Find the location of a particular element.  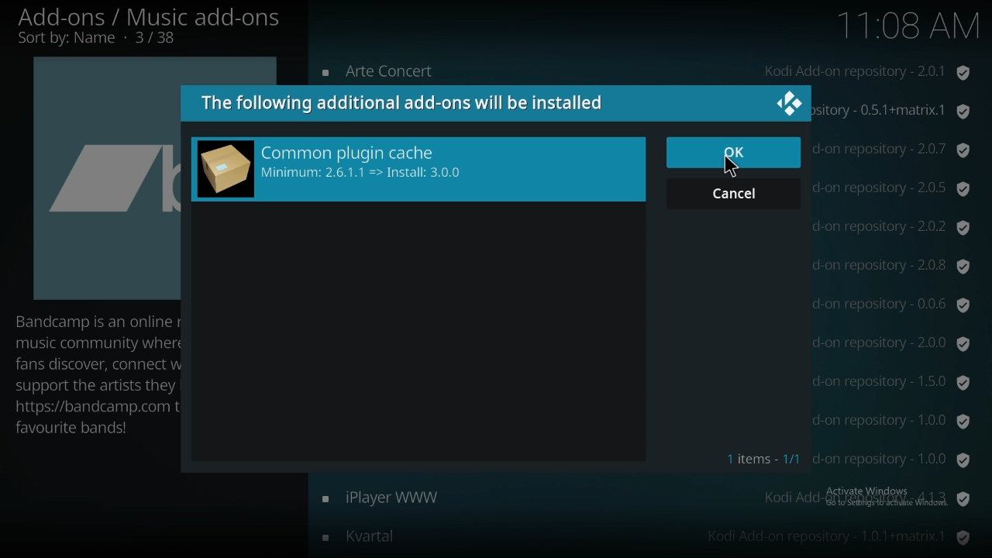

music addons is located at coordinates (149, 27).